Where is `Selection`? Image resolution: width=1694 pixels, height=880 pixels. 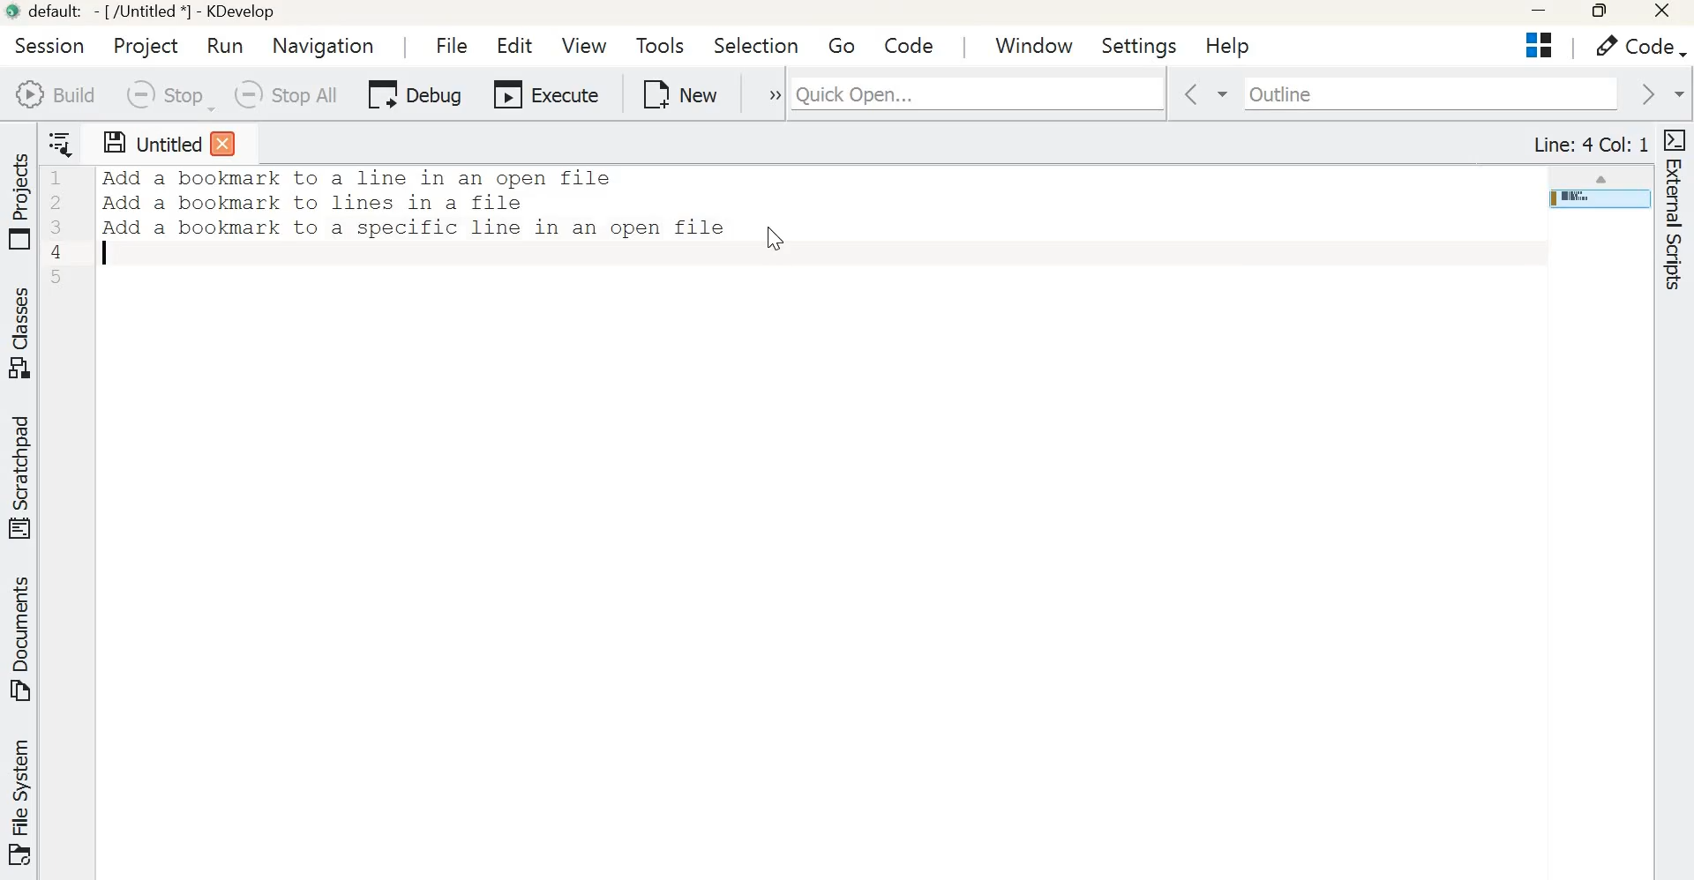
Selection is located at coordinates (756, 44).